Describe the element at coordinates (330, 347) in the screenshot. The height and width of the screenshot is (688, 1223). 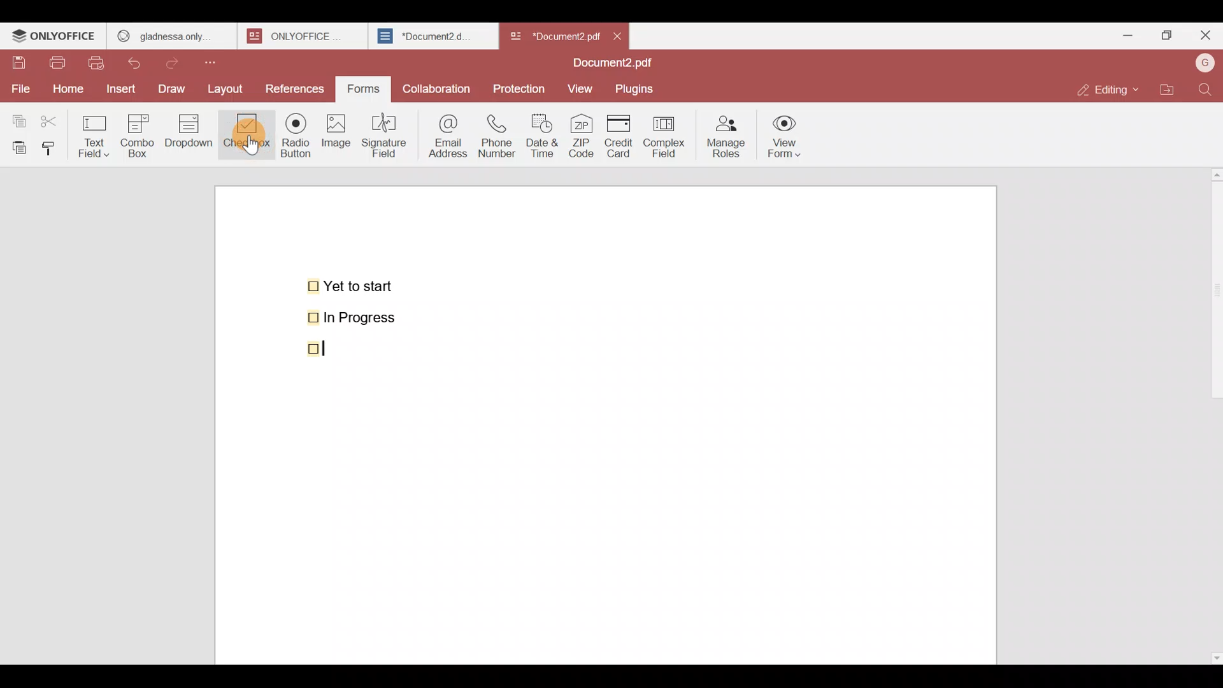
I see `Cursor` at that location.